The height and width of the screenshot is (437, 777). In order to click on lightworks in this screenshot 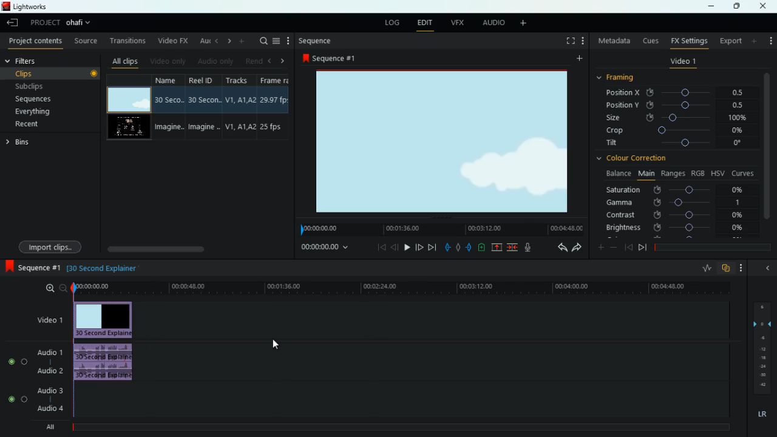, I will do `click(39, 7)`.